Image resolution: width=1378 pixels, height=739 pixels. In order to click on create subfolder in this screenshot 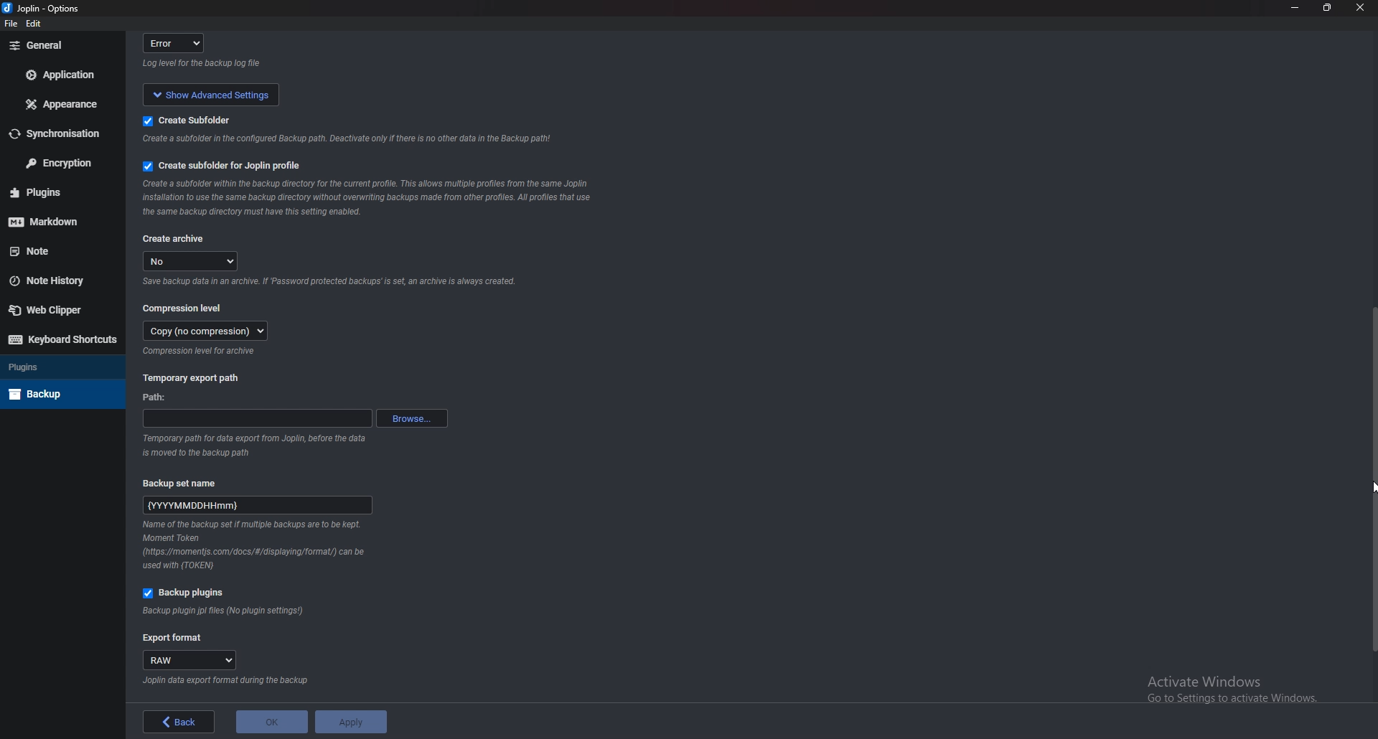, I will do `click(206, 119)`.